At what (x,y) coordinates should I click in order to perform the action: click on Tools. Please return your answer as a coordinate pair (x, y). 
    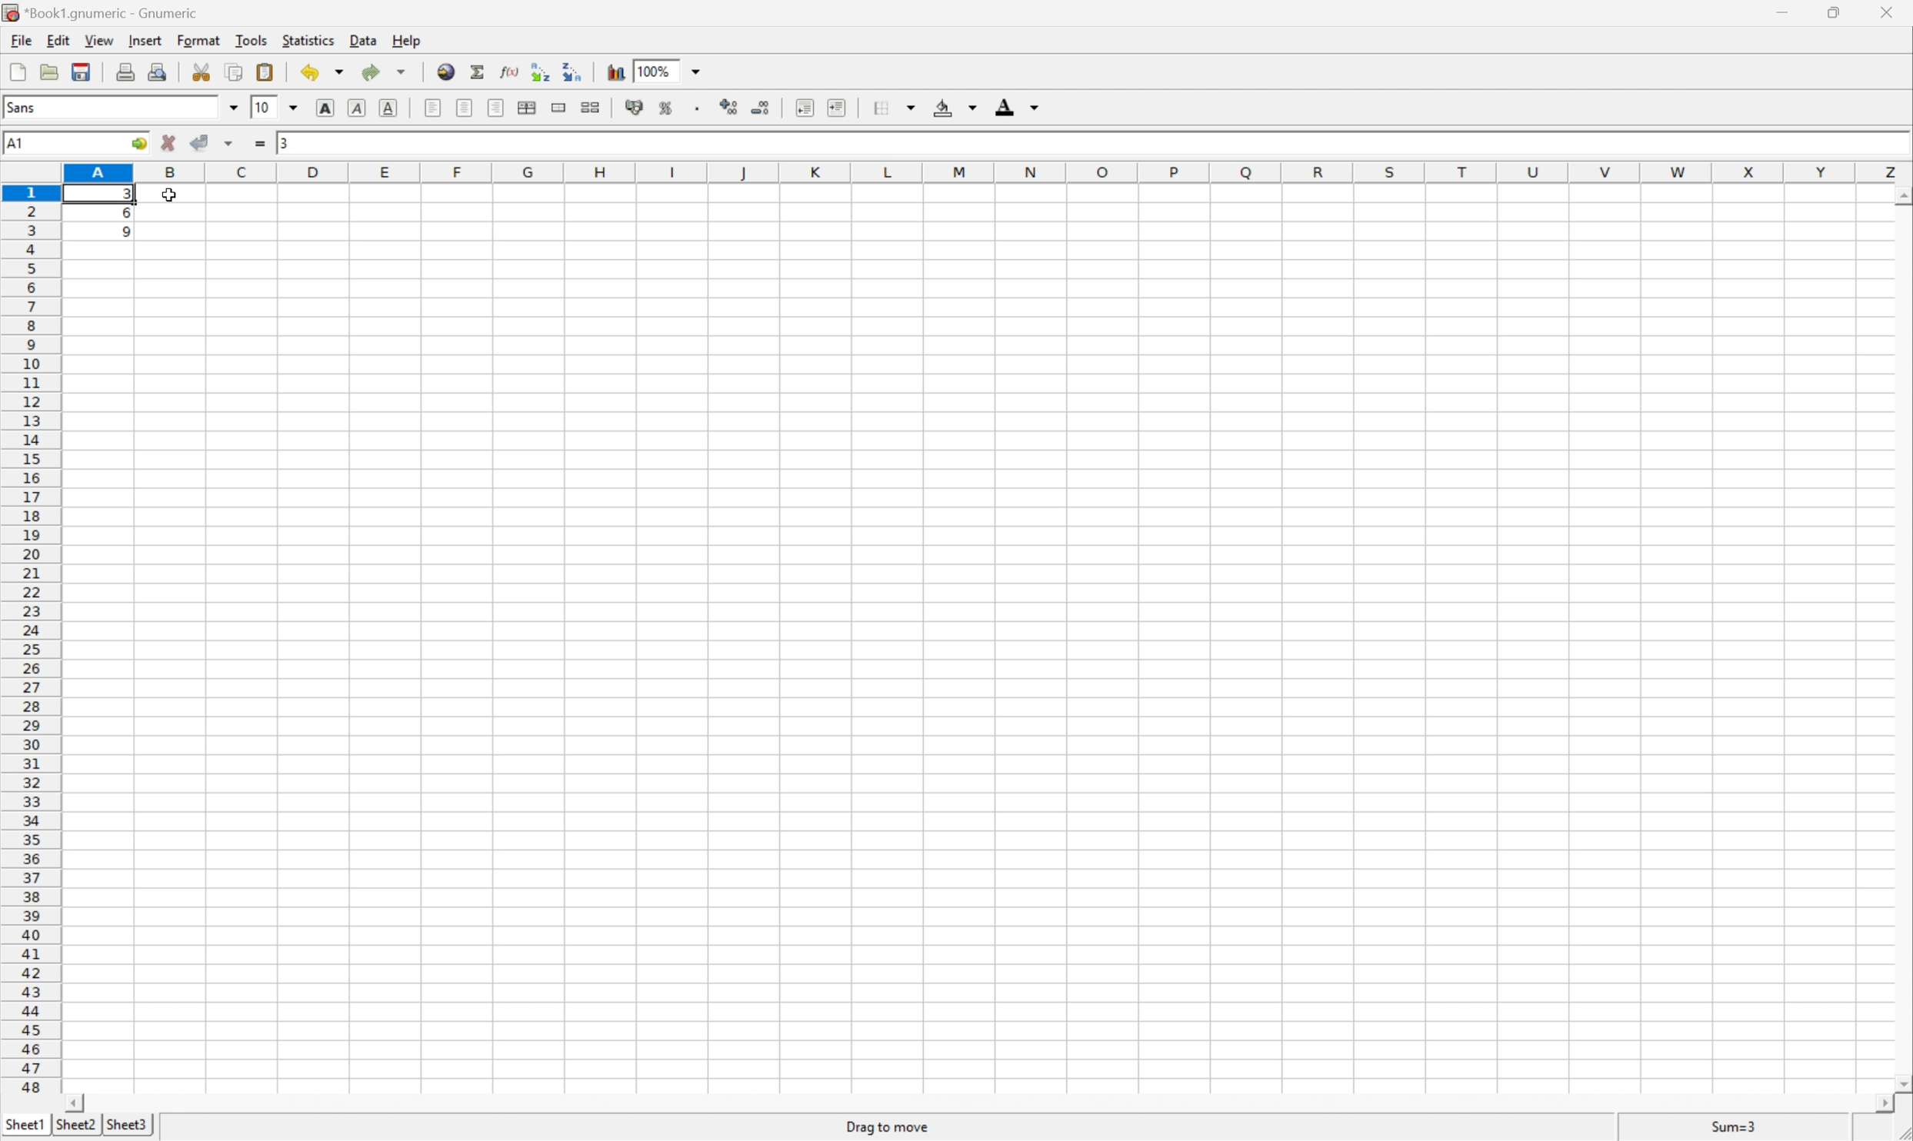
    Looking at the image, I should click on (252, 38).